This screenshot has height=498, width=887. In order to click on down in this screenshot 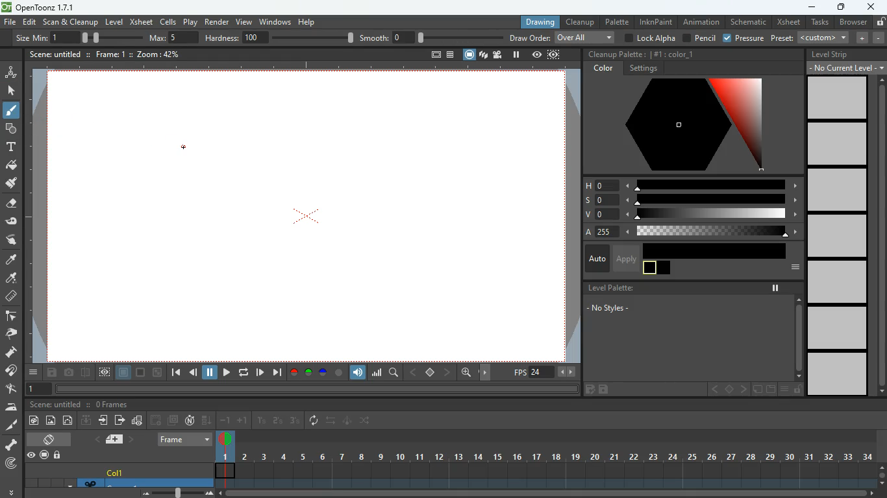, I will do `click(86, 420)`.